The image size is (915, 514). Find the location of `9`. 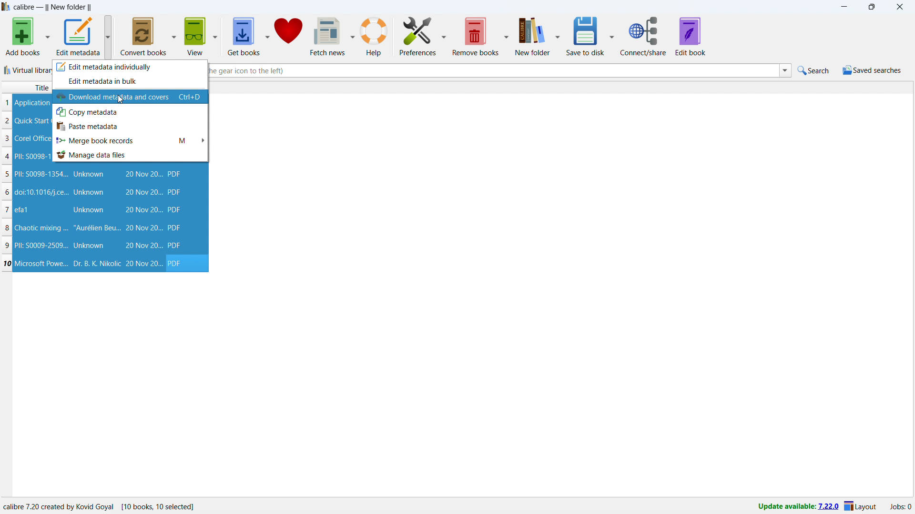

9 is located at coordinates (9, 246).